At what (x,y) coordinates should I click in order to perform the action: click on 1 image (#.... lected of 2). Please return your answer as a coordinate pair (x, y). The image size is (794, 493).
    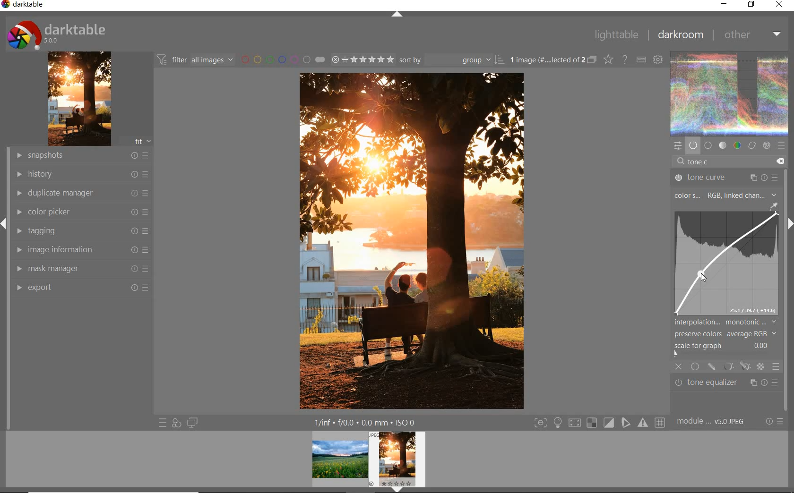
    Looking at the image, I should click on (552, 59).